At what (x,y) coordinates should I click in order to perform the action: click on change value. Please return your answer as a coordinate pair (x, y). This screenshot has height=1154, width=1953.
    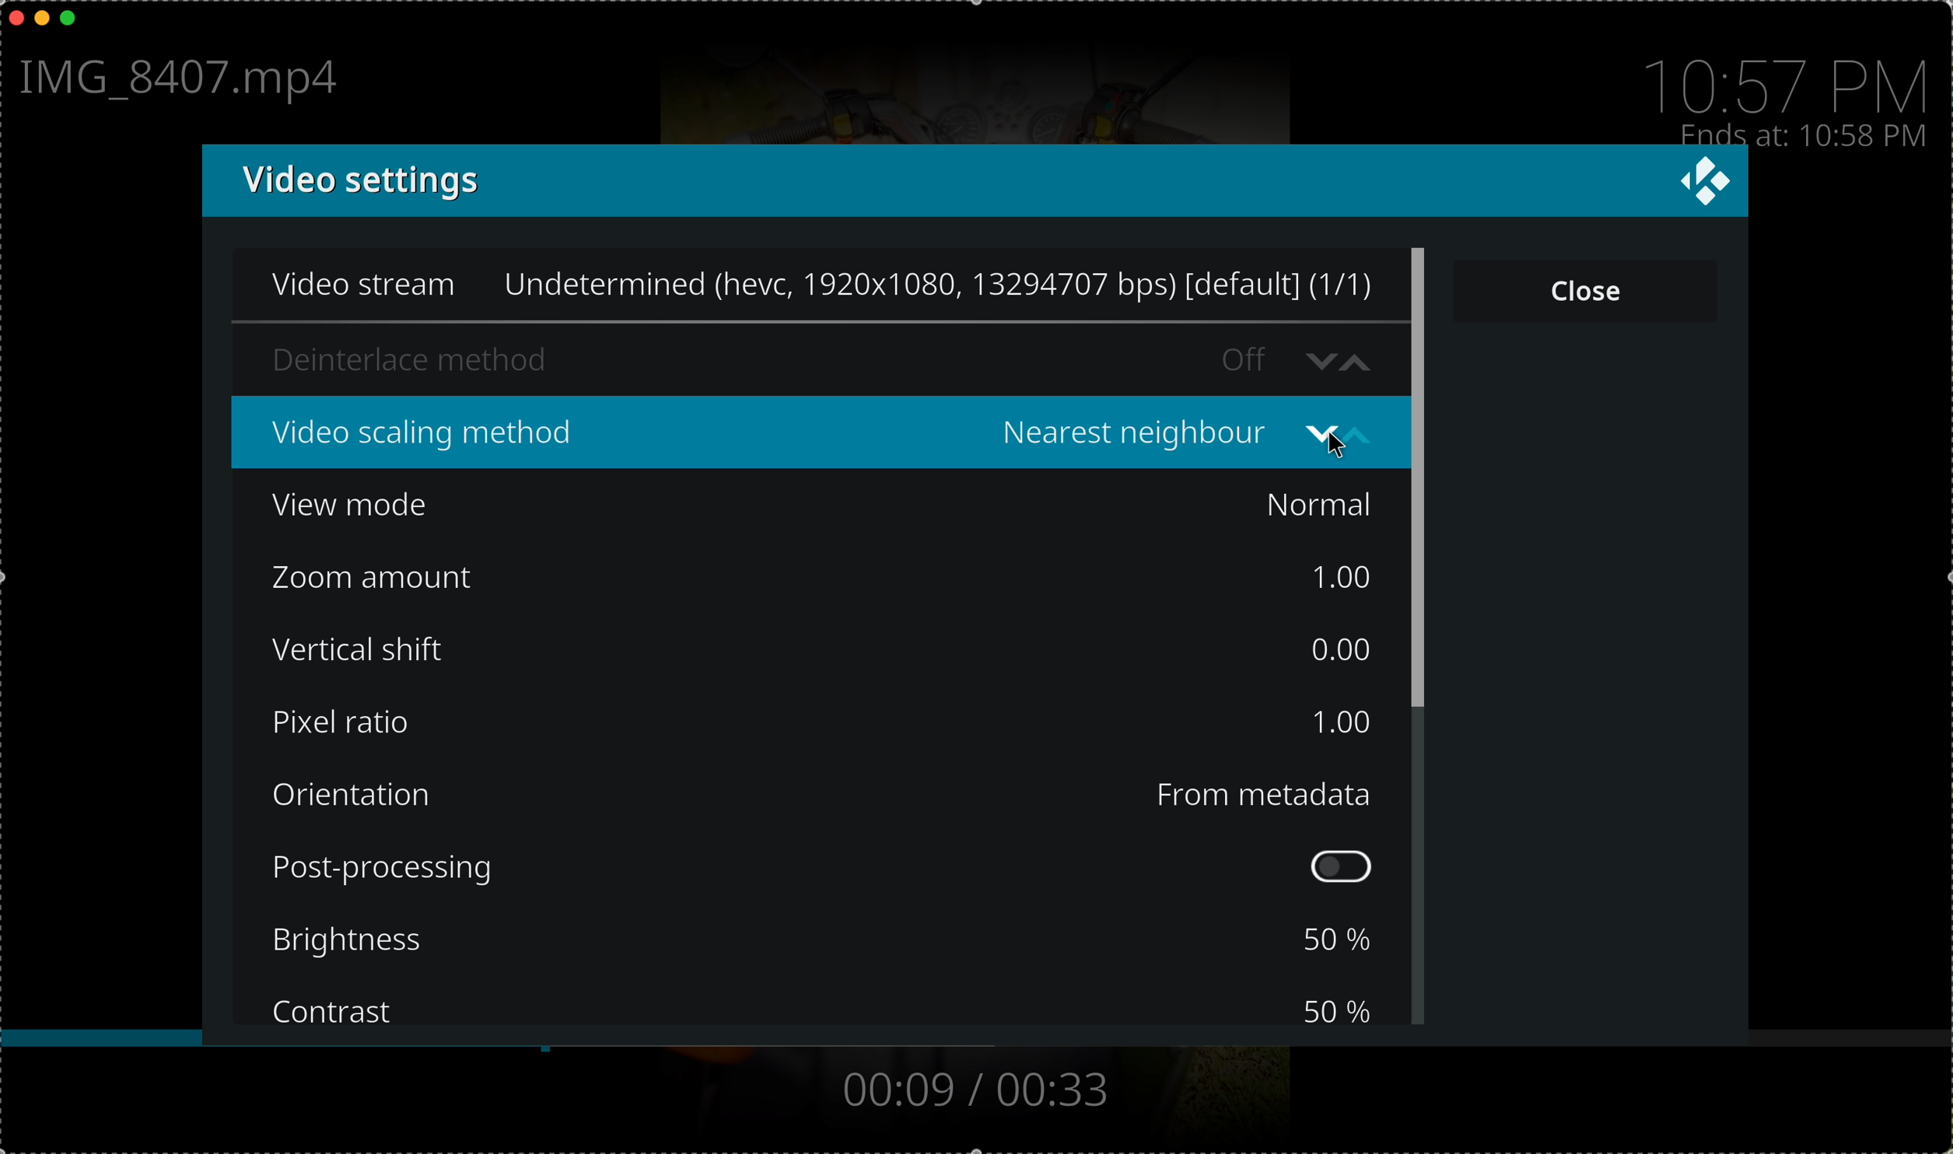
    Looking at the image, I should click on (1341, 435).